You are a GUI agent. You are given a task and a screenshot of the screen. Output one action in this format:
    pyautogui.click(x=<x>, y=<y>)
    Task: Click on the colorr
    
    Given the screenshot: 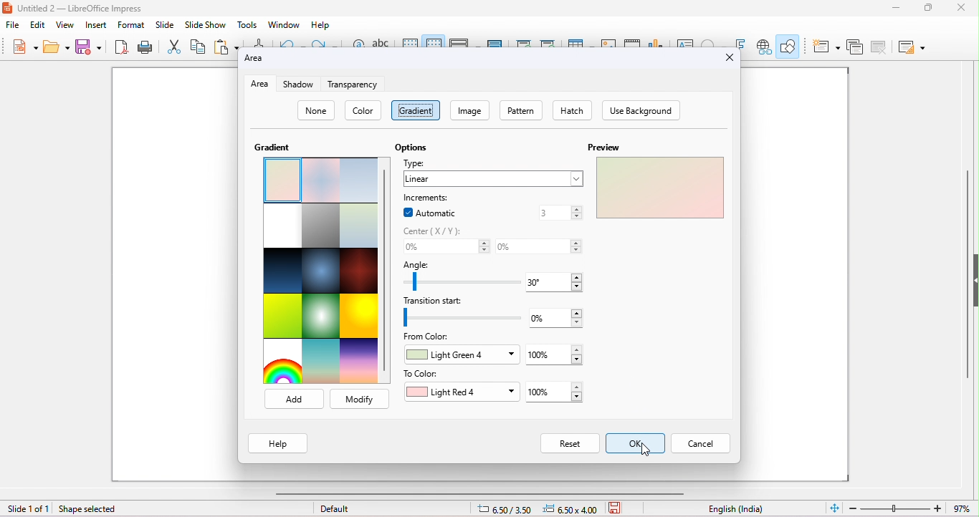 What is the action you would take?
    pyautogui.click(x=364, y=110)
    